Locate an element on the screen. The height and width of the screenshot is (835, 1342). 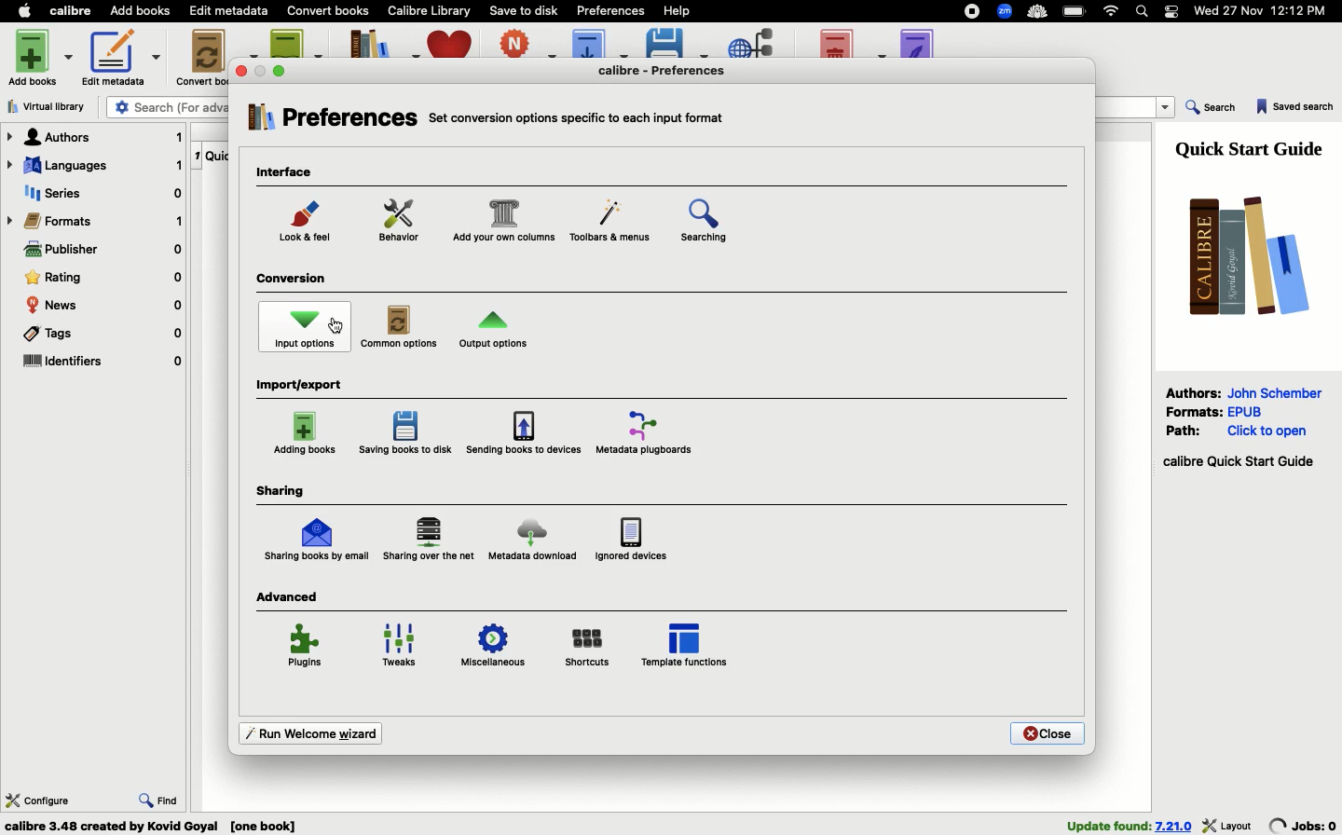
Plugins is located at coordinates (307, 649).